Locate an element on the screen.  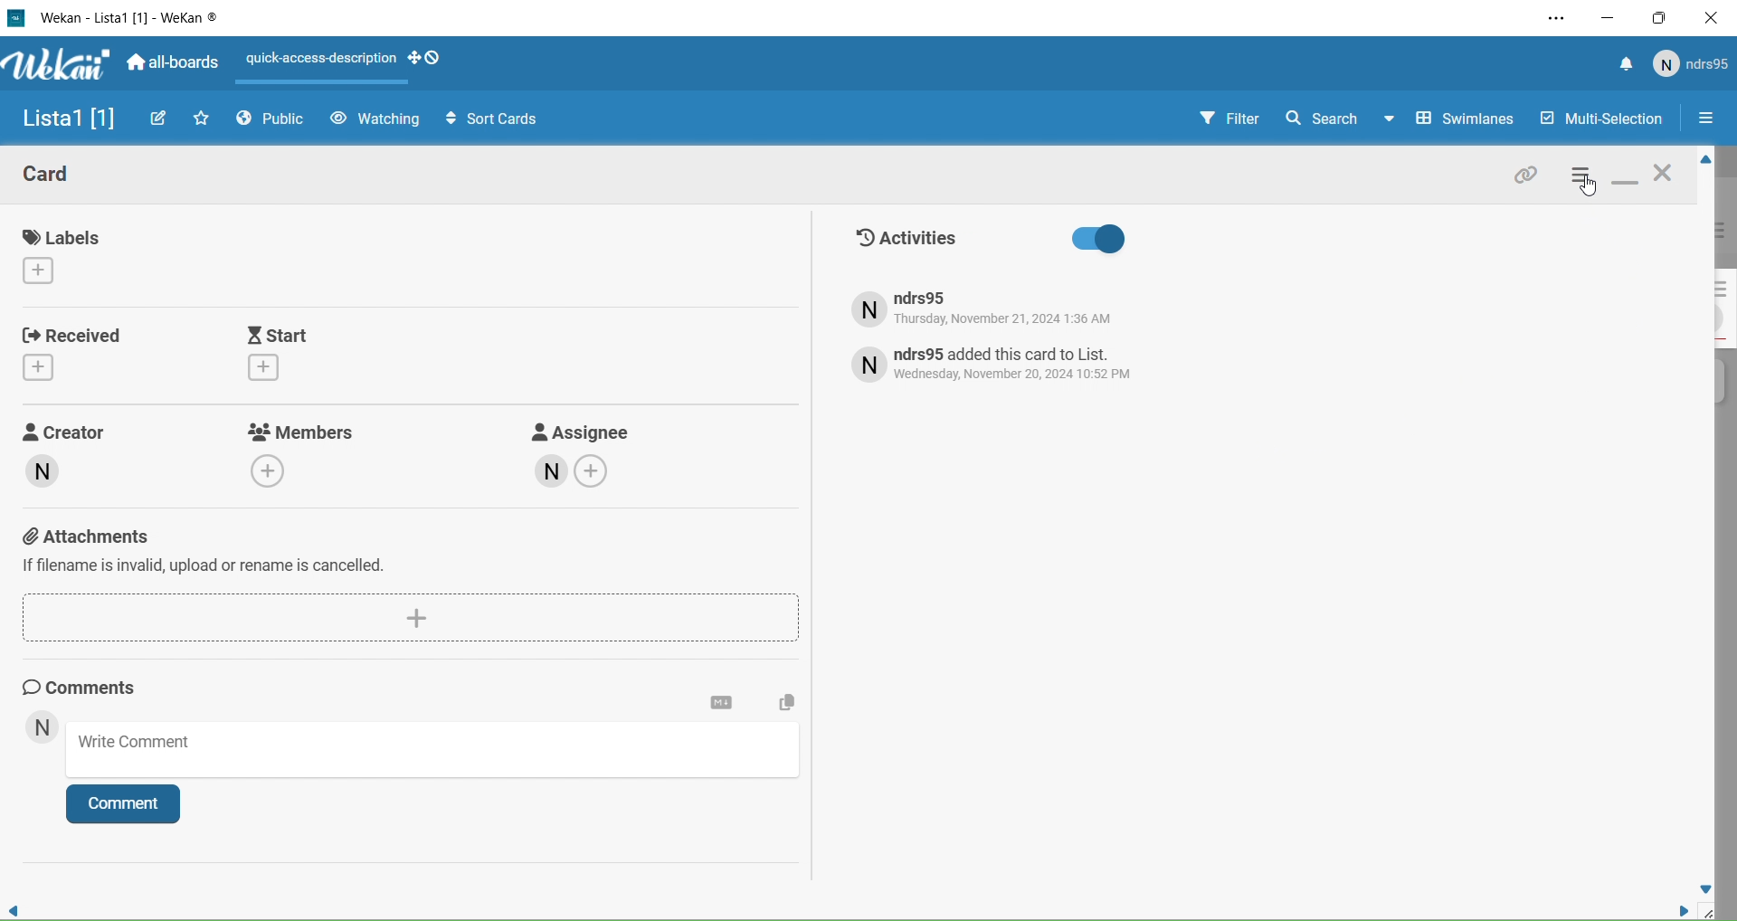
Public is located at coordinates (273, 121).